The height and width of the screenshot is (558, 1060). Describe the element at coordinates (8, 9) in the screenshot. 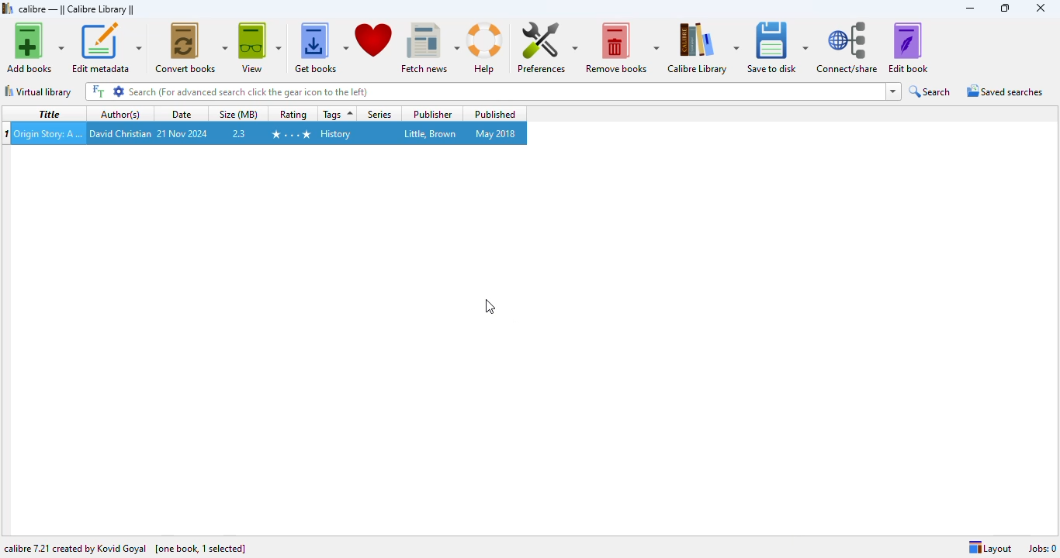

I see `logo` at that location.